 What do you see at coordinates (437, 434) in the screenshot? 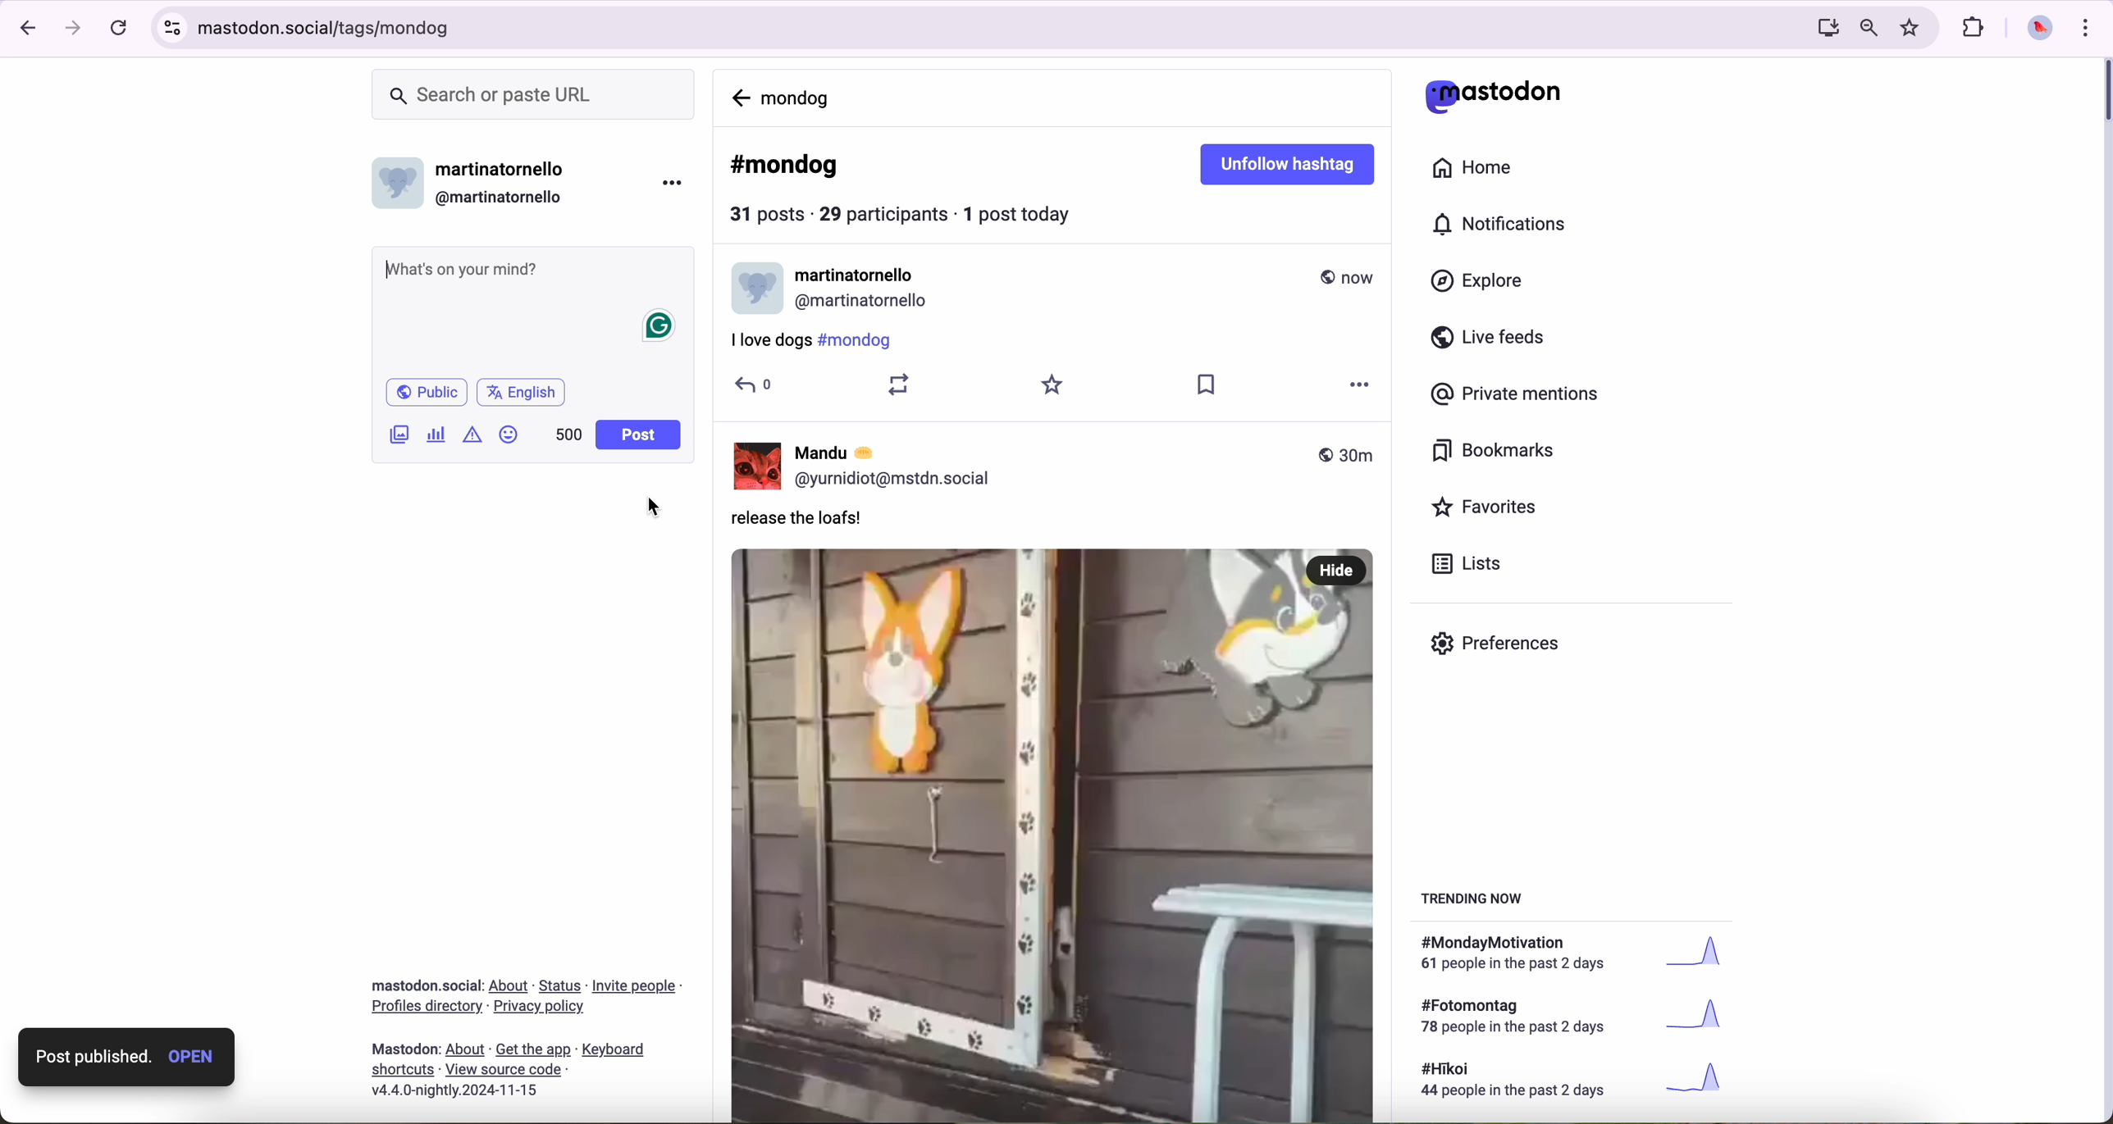
I see `create a poll` at bounding box center [437, 434].